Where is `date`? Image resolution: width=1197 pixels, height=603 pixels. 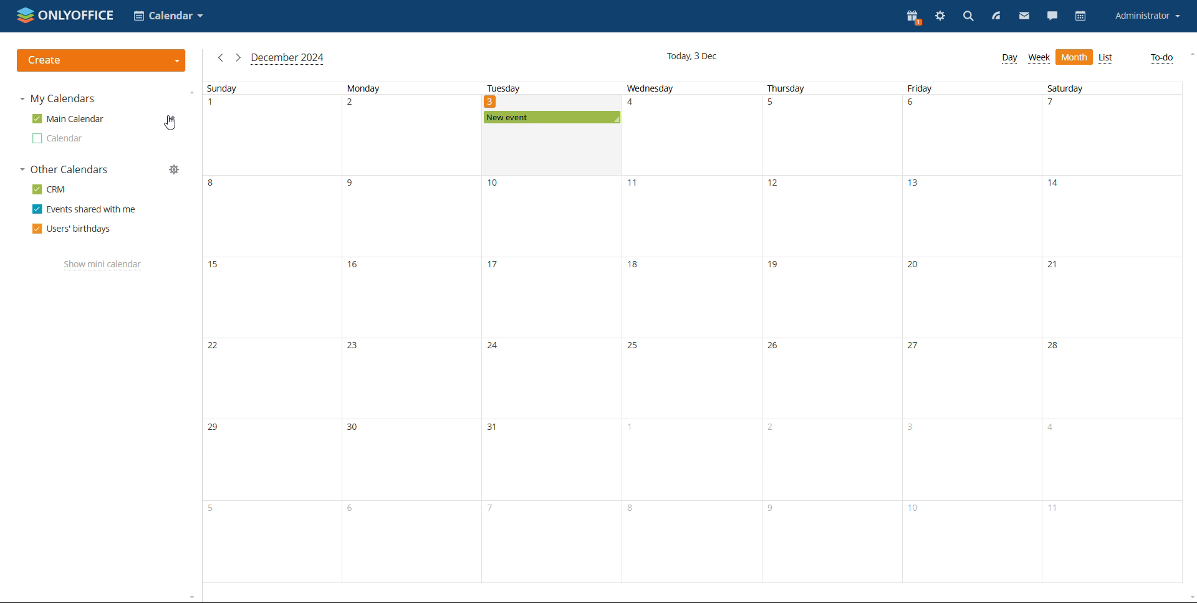
date is located at coordinates (412, 377).